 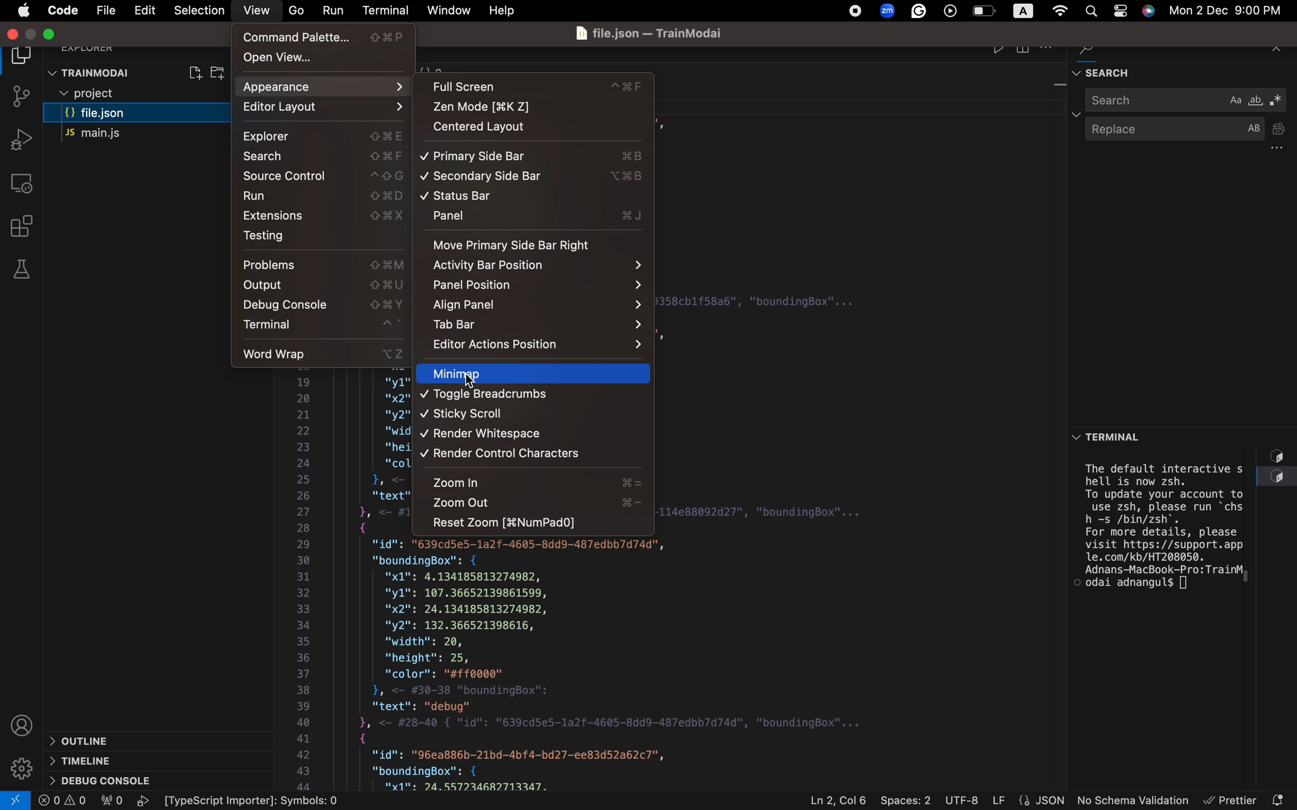 What do you see at coordinates (531, 323) in the screenshot?
I see `tab bar` at bounding box center [531, 323].